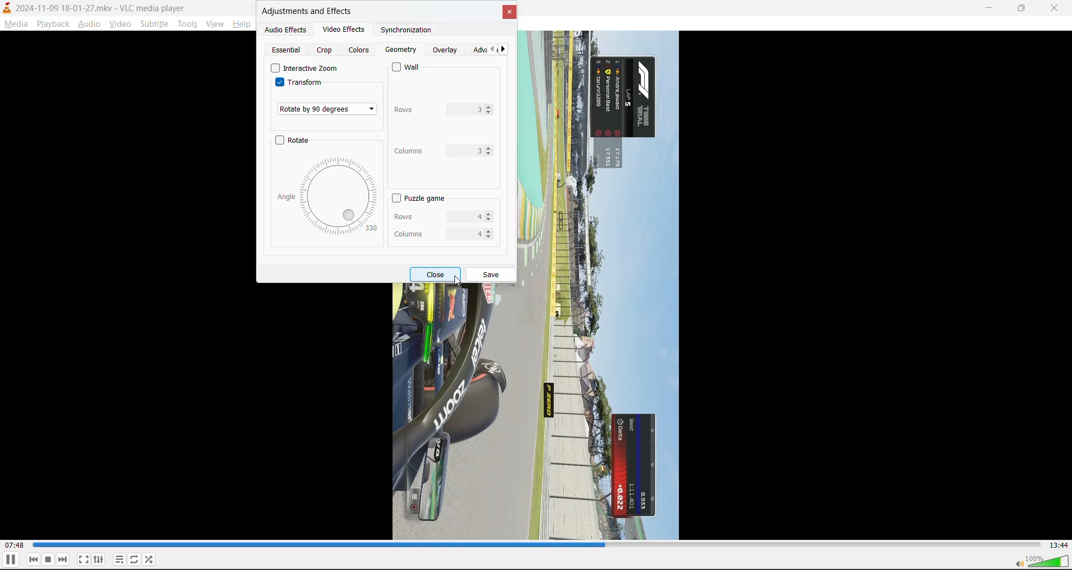 This screenshot has height=570, width=1072. What do you see at coordinates (90, 23) in the screenshot?
I see `audio` at bounding box center [90, 23].